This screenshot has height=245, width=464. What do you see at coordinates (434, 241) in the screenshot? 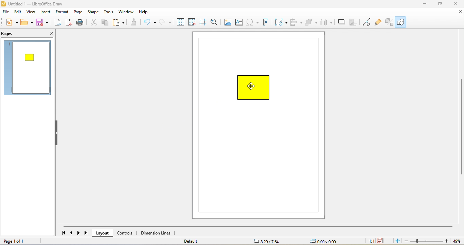
I see `zoom` at bounding box center [434, 241].